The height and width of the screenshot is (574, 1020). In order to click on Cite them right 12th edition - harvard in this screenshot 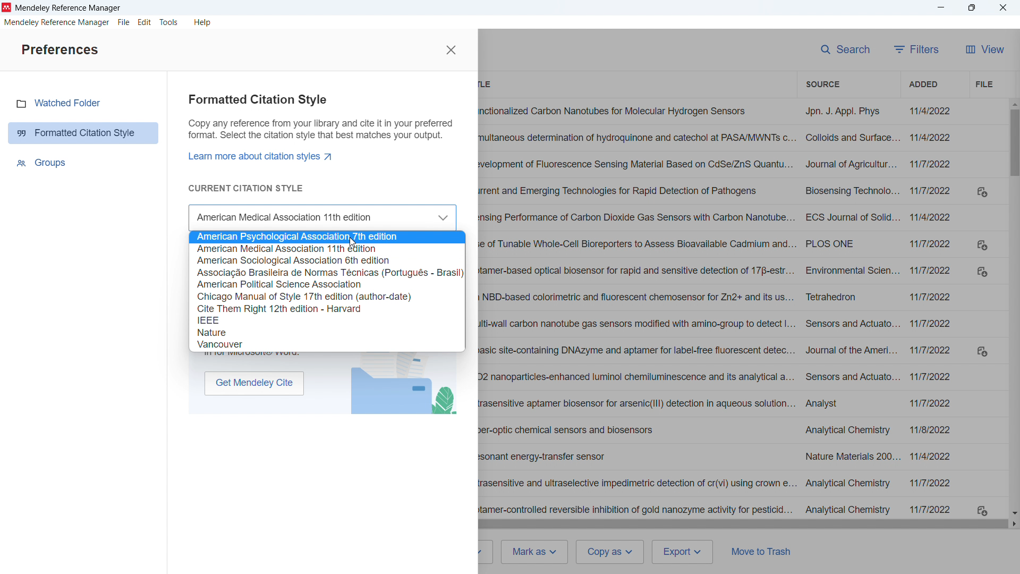, I will do `click(326, 308)`.